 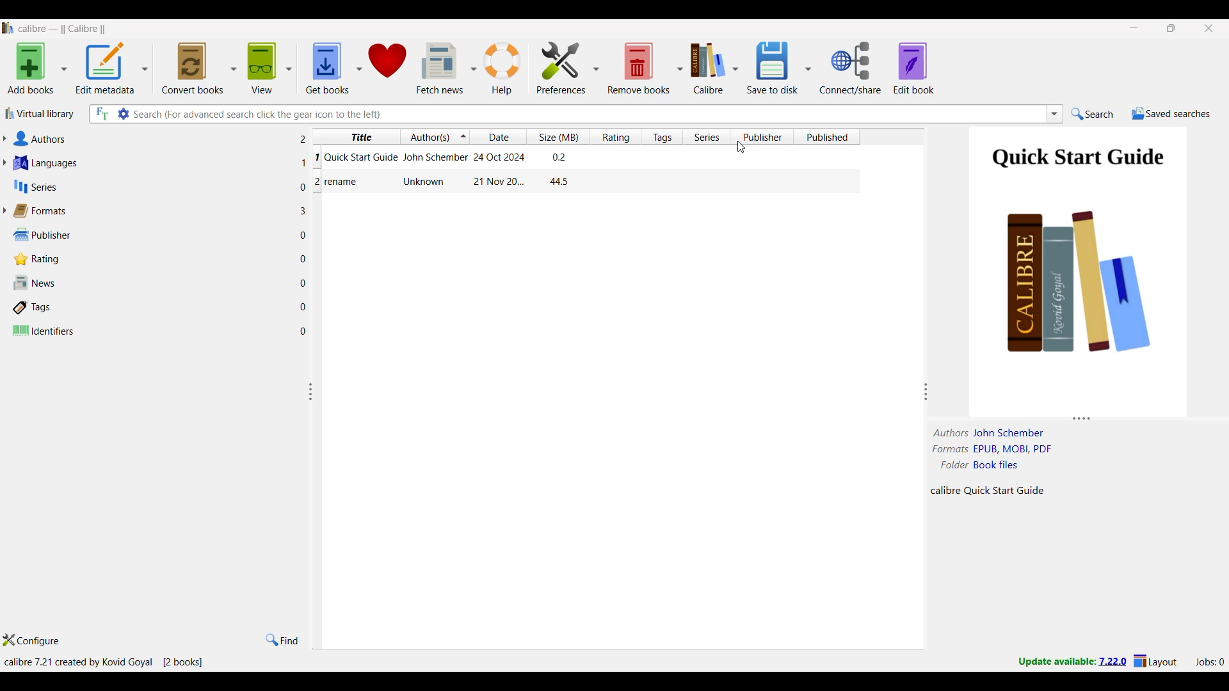 I want to click on Formats, so click(x=150, y=210).